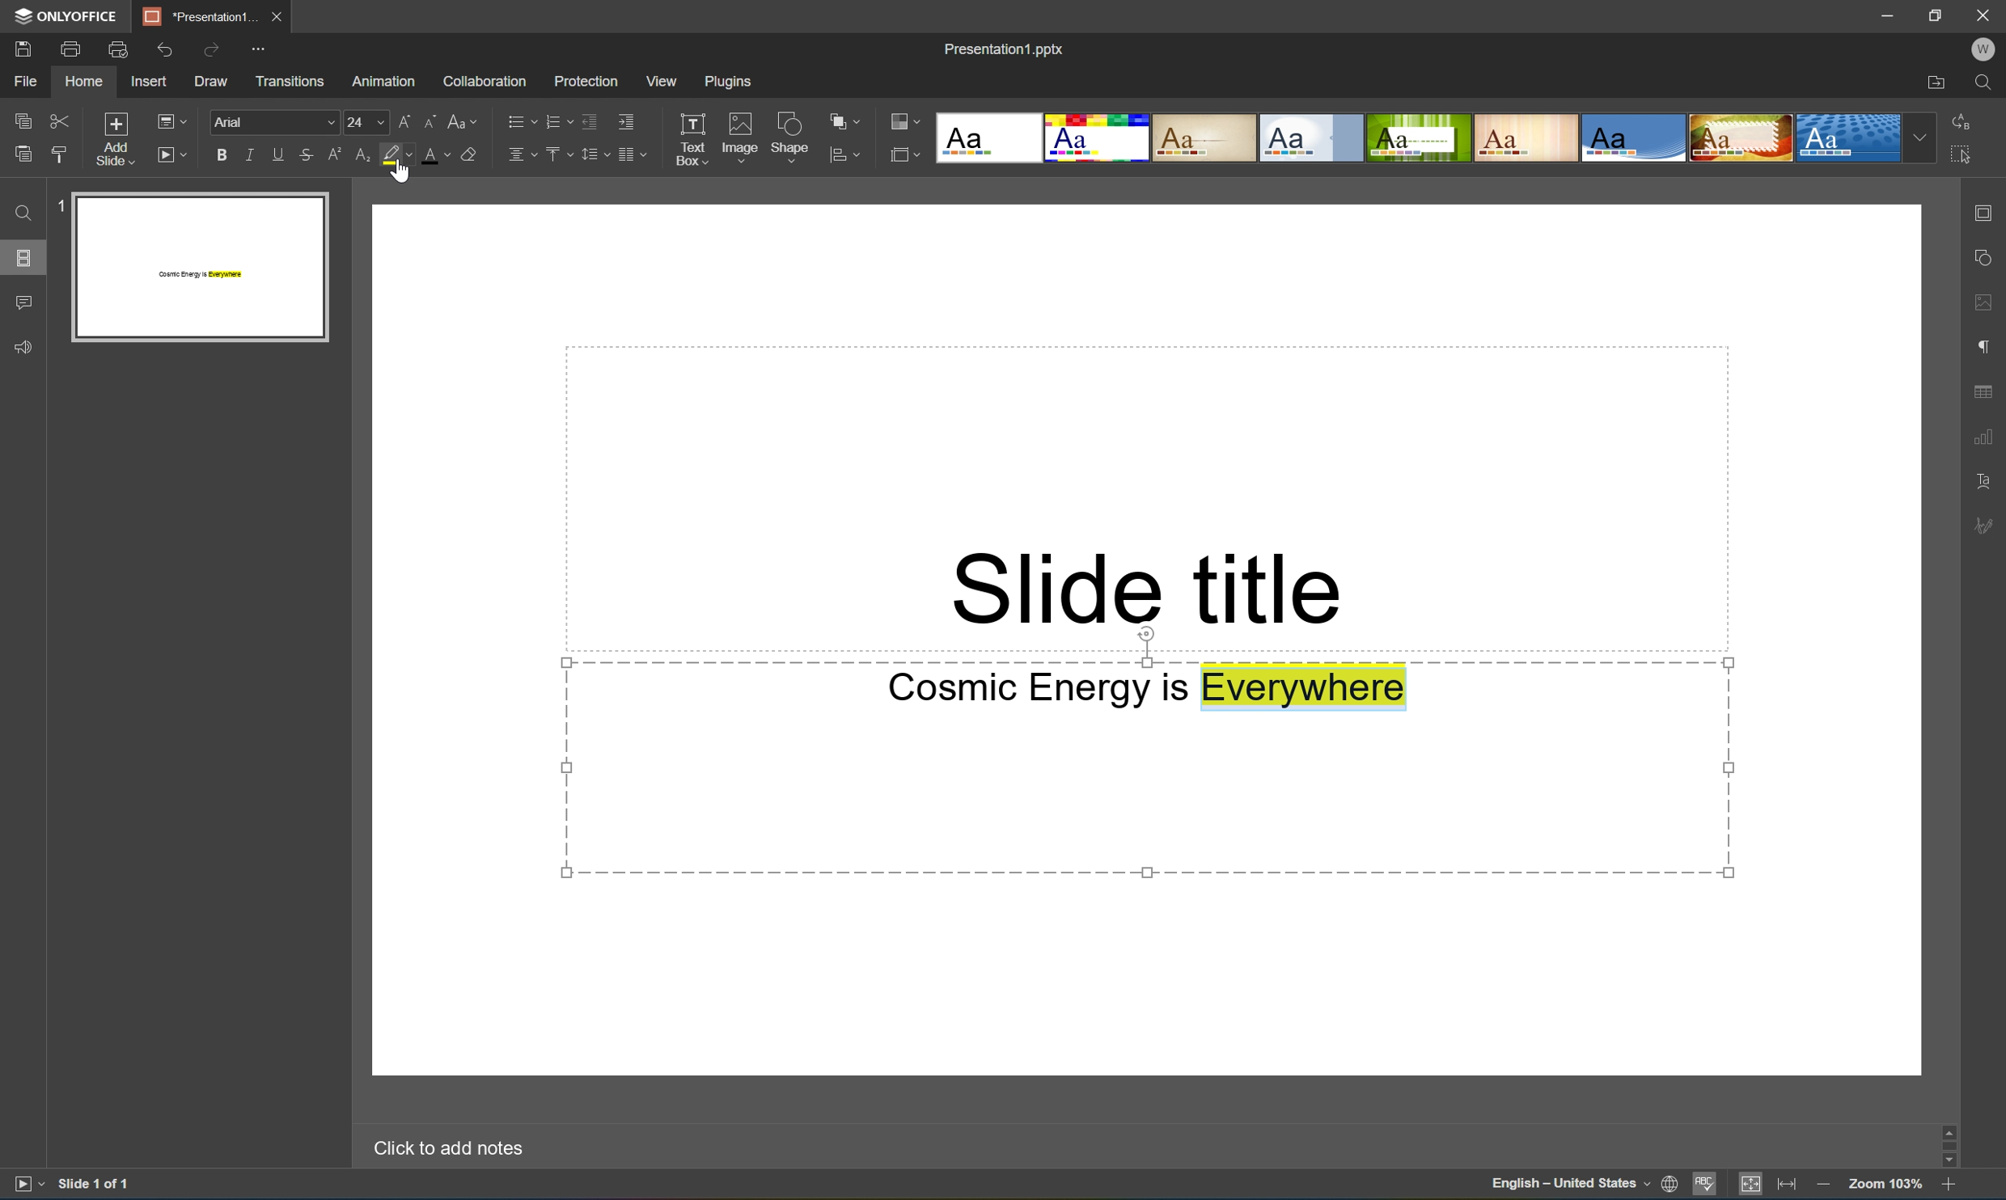 Image resolution: width=2006 pixels, height=1200 pixels. I want to click on Draw, so click(211, 80).